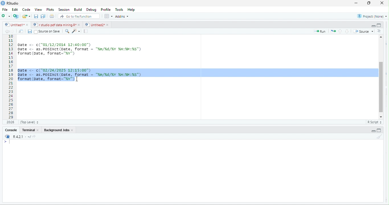 The height and width of the screenshot is (205, 389). What do you see at coordinates (381, 36) in the screenshot?
I see `scroll up` at bounding box center [381, 36].